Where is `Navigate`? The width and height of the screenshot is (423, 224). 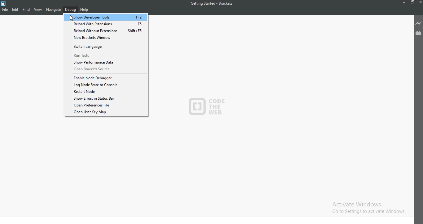
Navigate is located at coordinates (54, 10).